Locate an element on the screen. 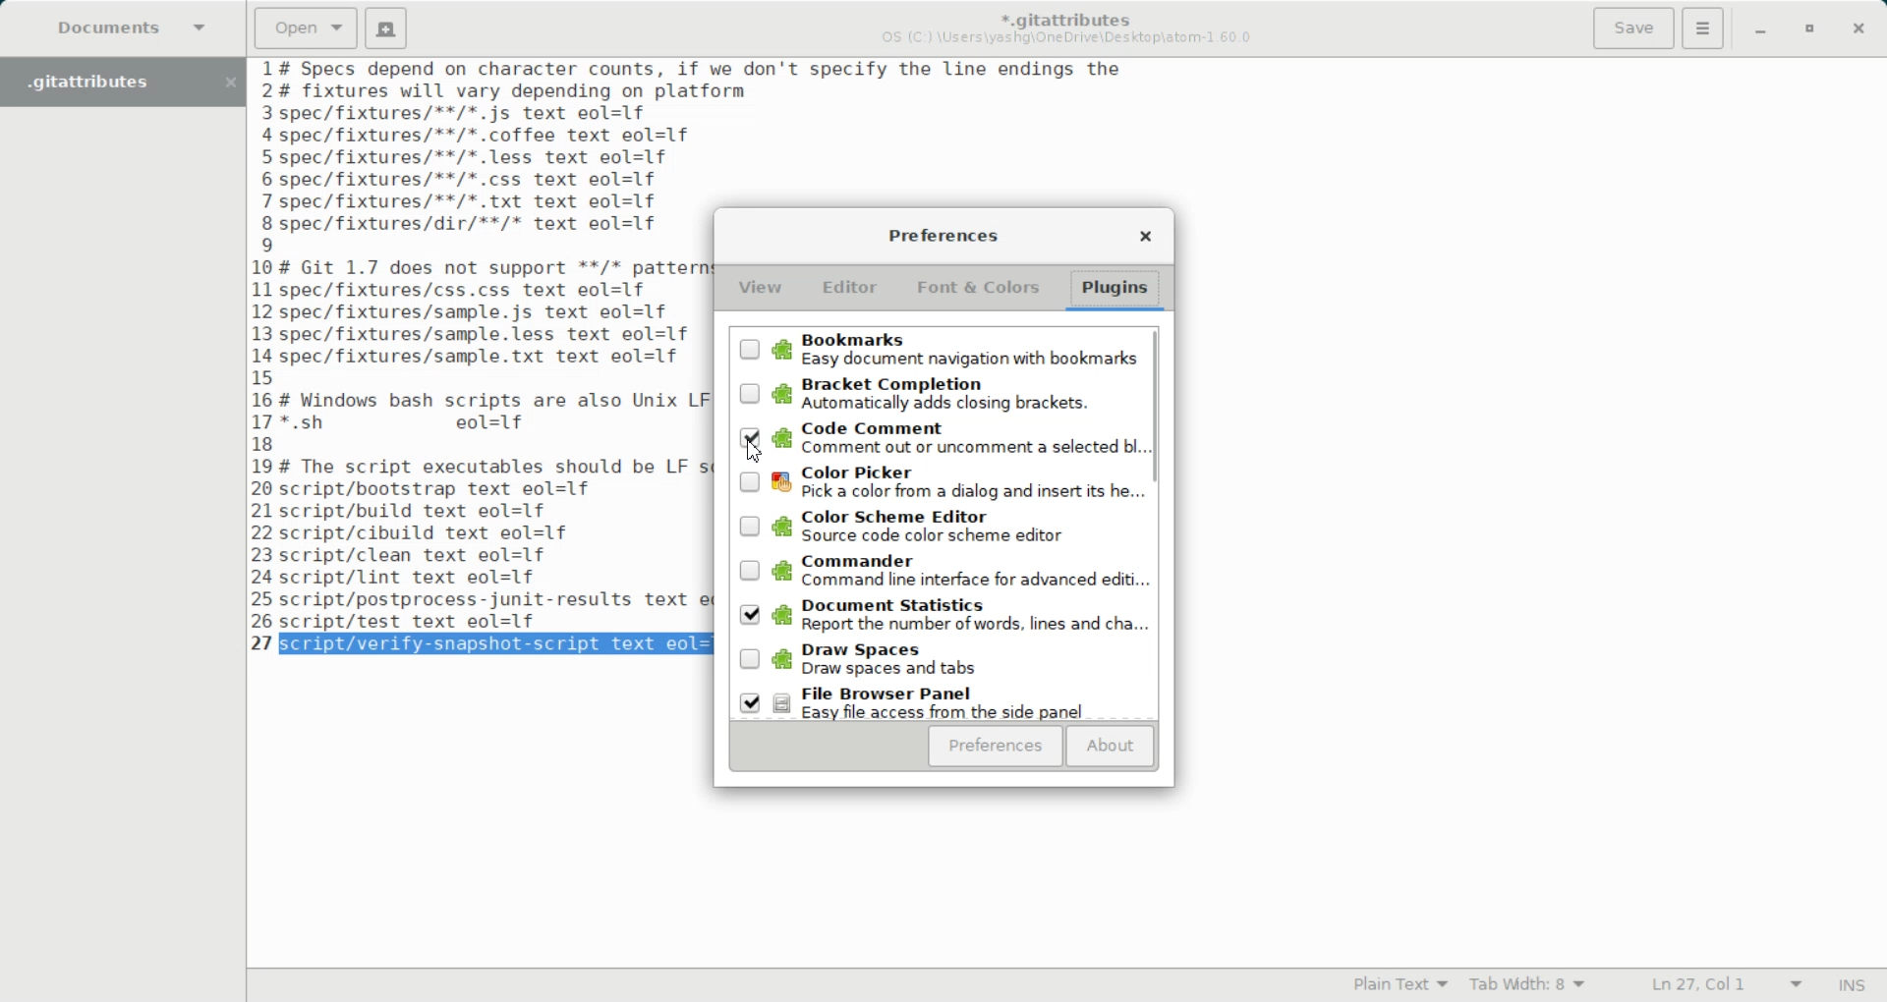 The image size is (1887, 1002). Close Folder is located at coordinates (229, 83).